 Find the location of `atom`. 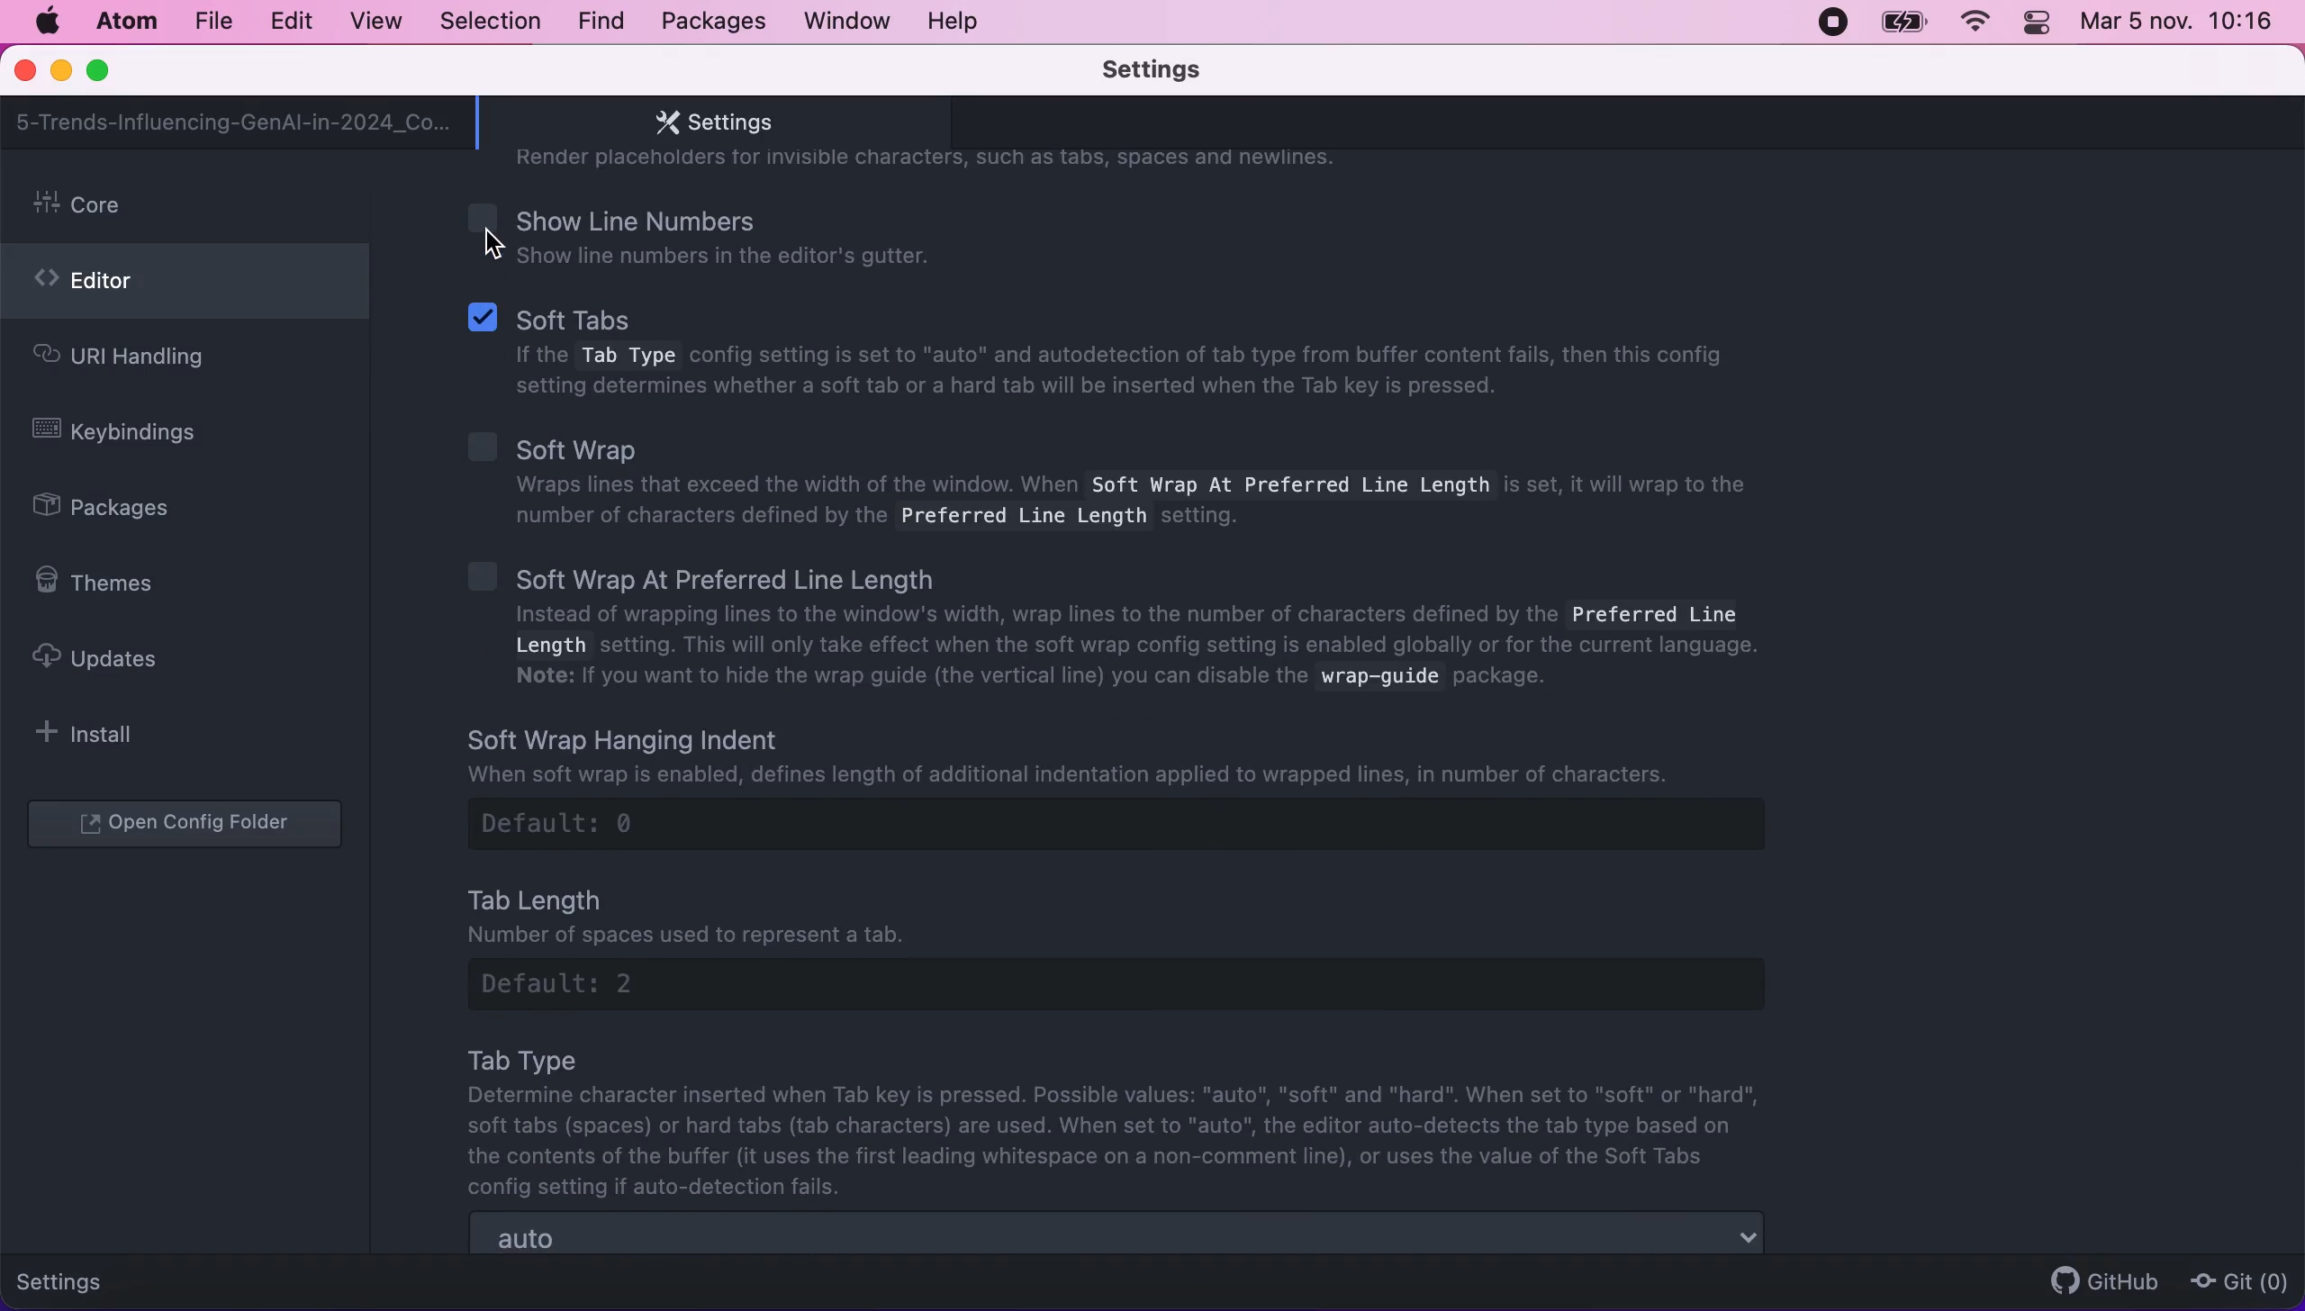

atom is located at coordinates (125, 21).